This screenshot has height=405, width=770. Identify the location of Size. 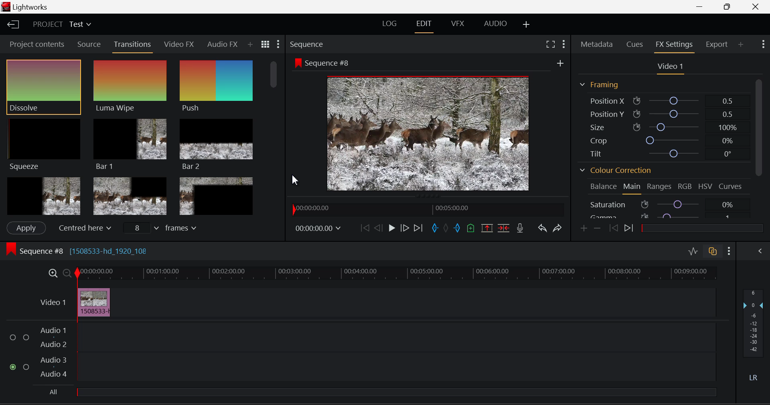
(665, 126).